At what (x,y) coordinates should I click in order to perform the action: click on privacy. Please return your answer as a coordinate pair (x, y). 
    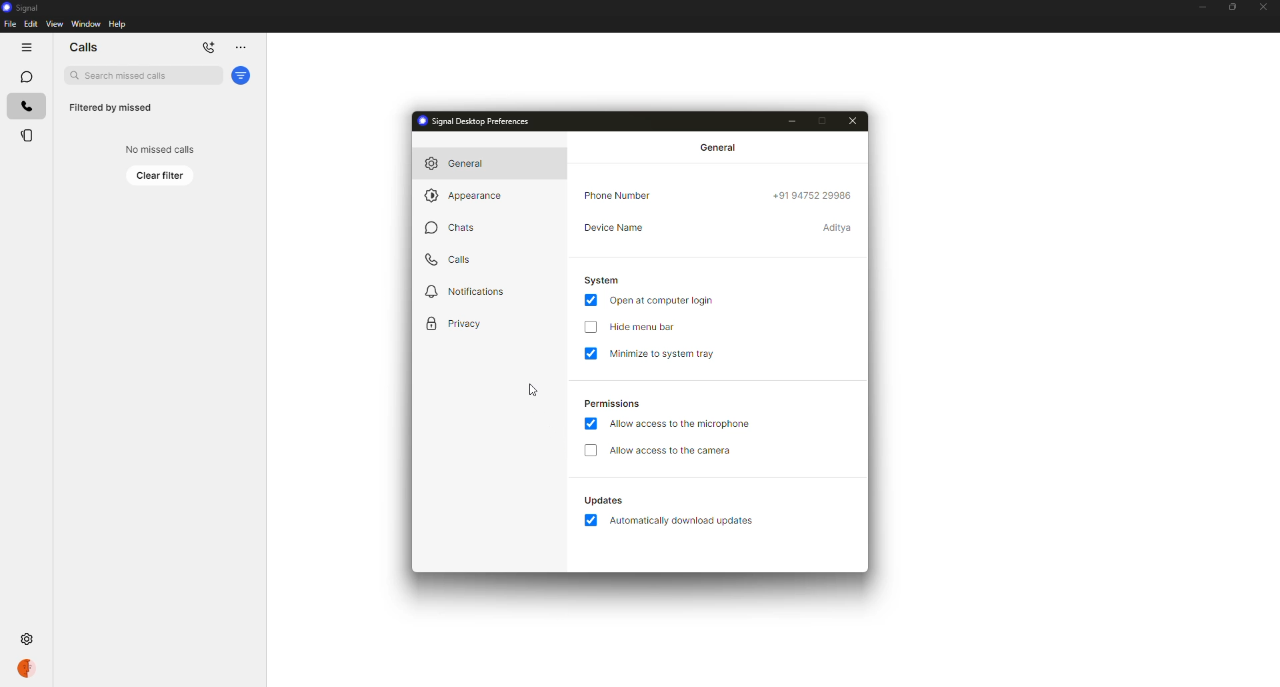
    Looking at the image, I should click on (457, 321).